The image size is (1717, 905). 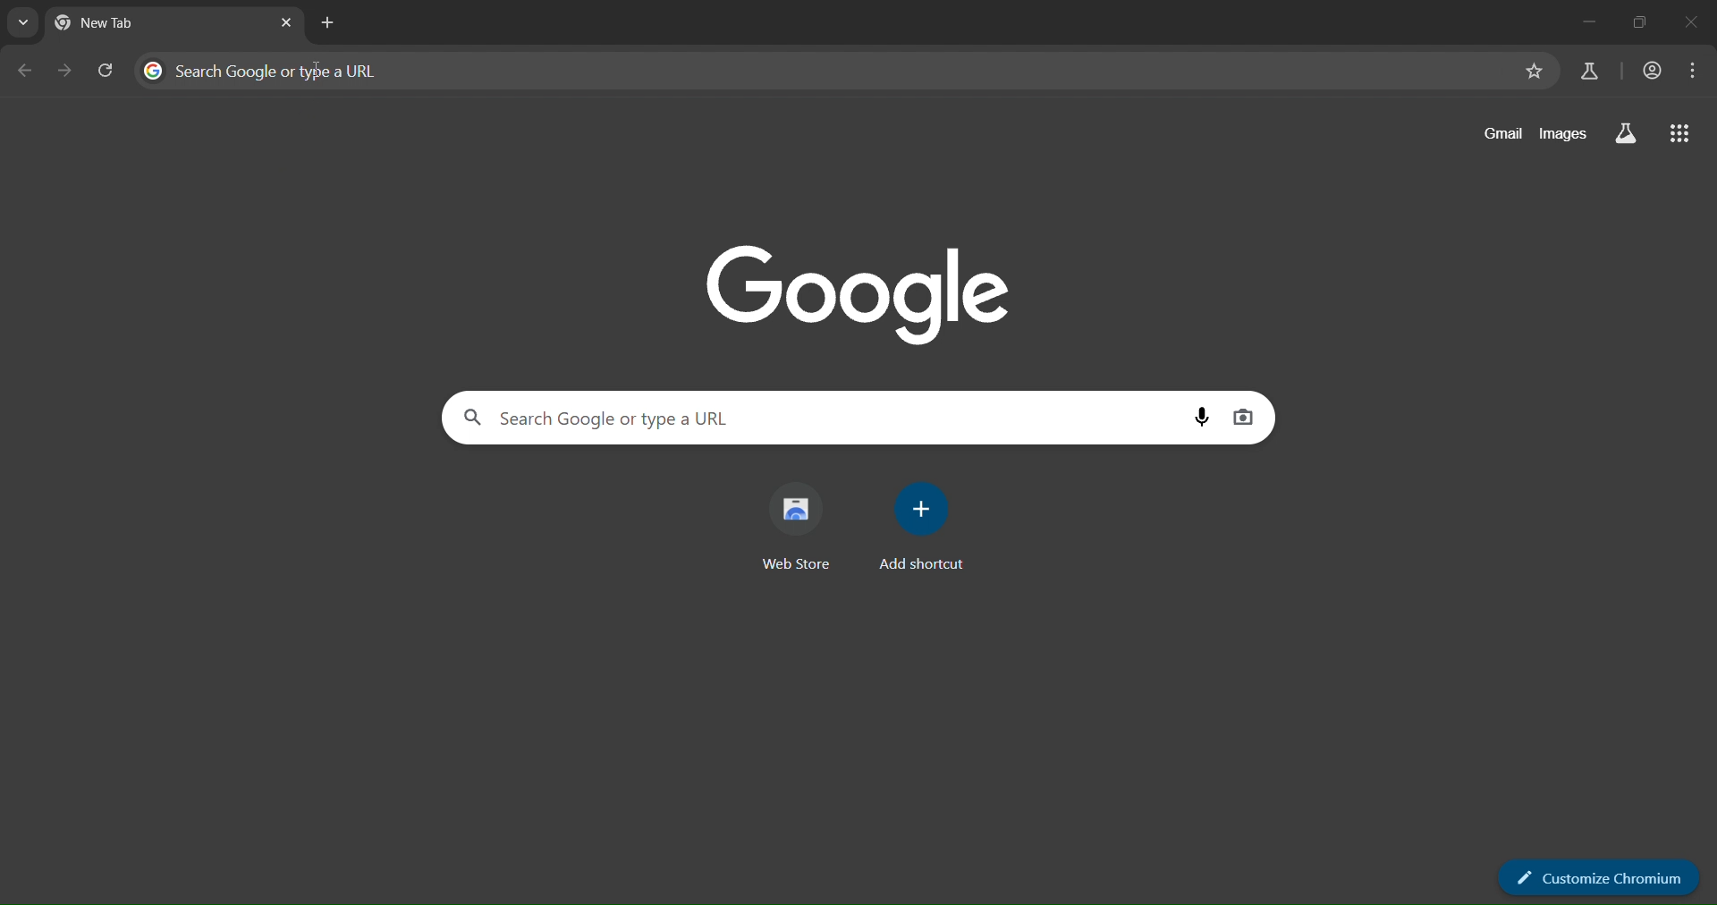 I want to click on maximize, so click(x=1633, y=23).